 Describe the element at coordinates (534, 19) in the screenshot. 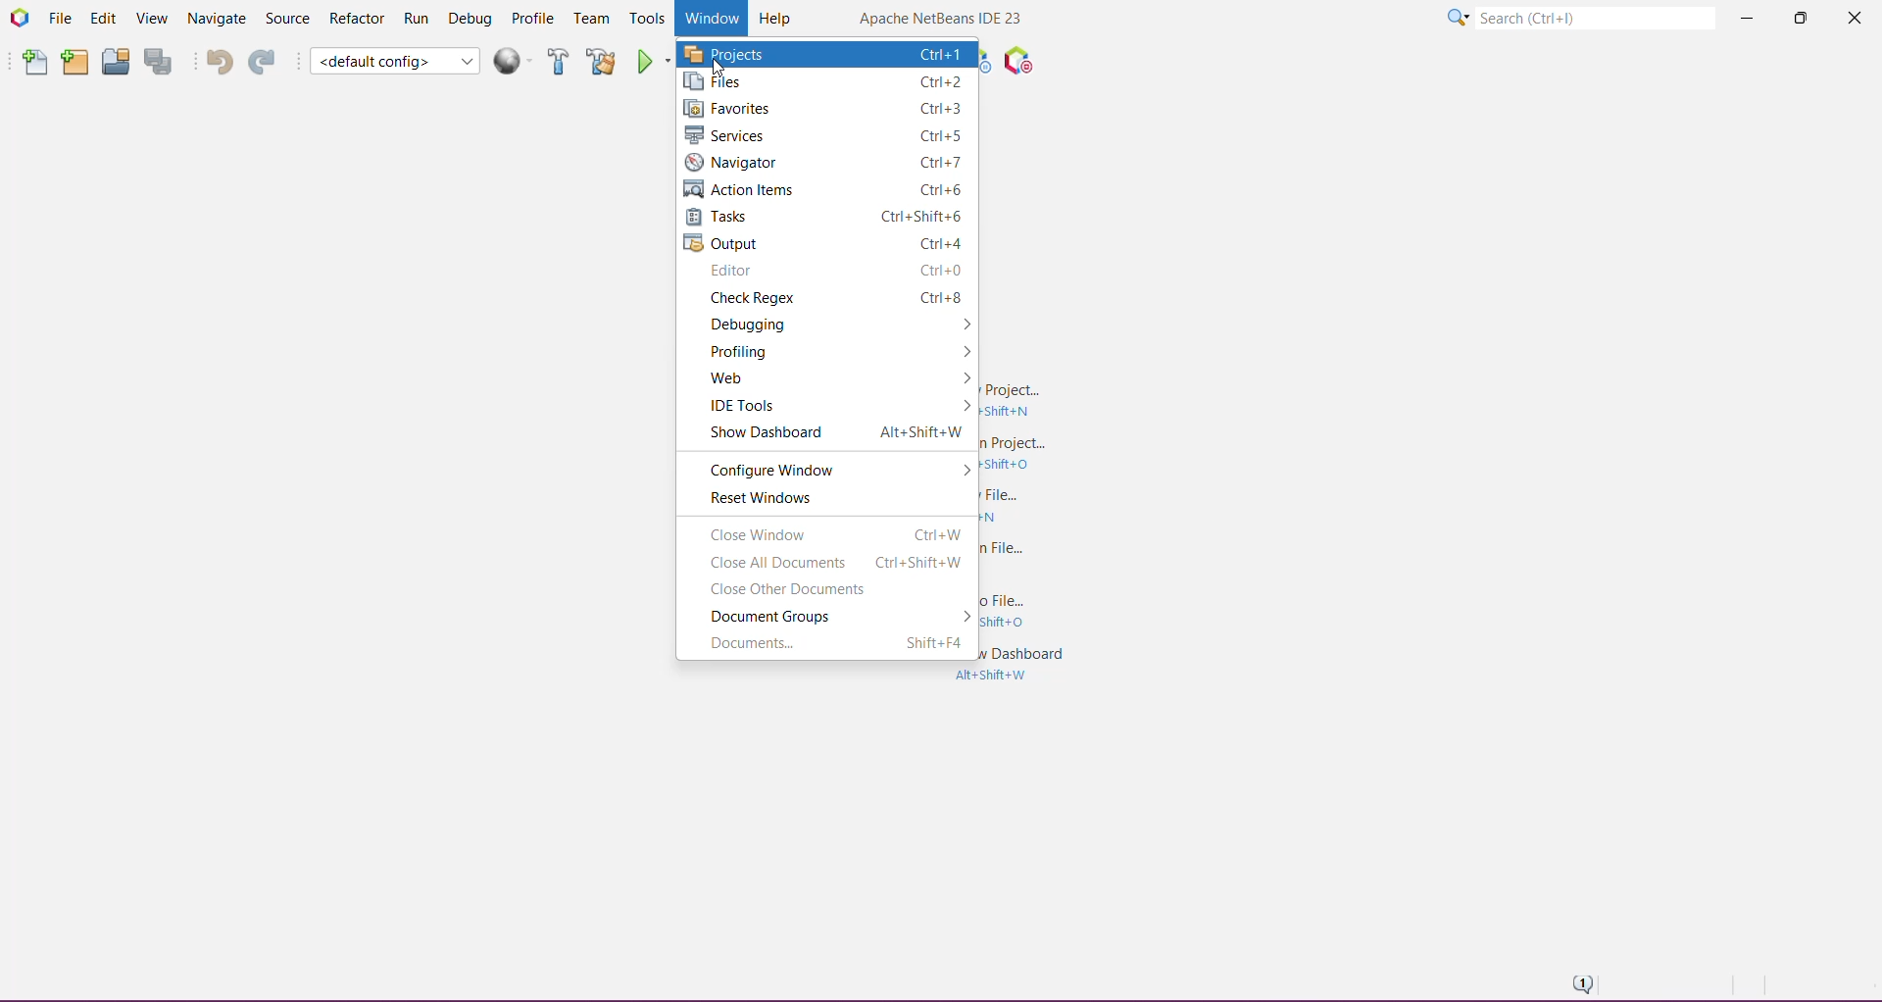

I see `Profile` at that location.